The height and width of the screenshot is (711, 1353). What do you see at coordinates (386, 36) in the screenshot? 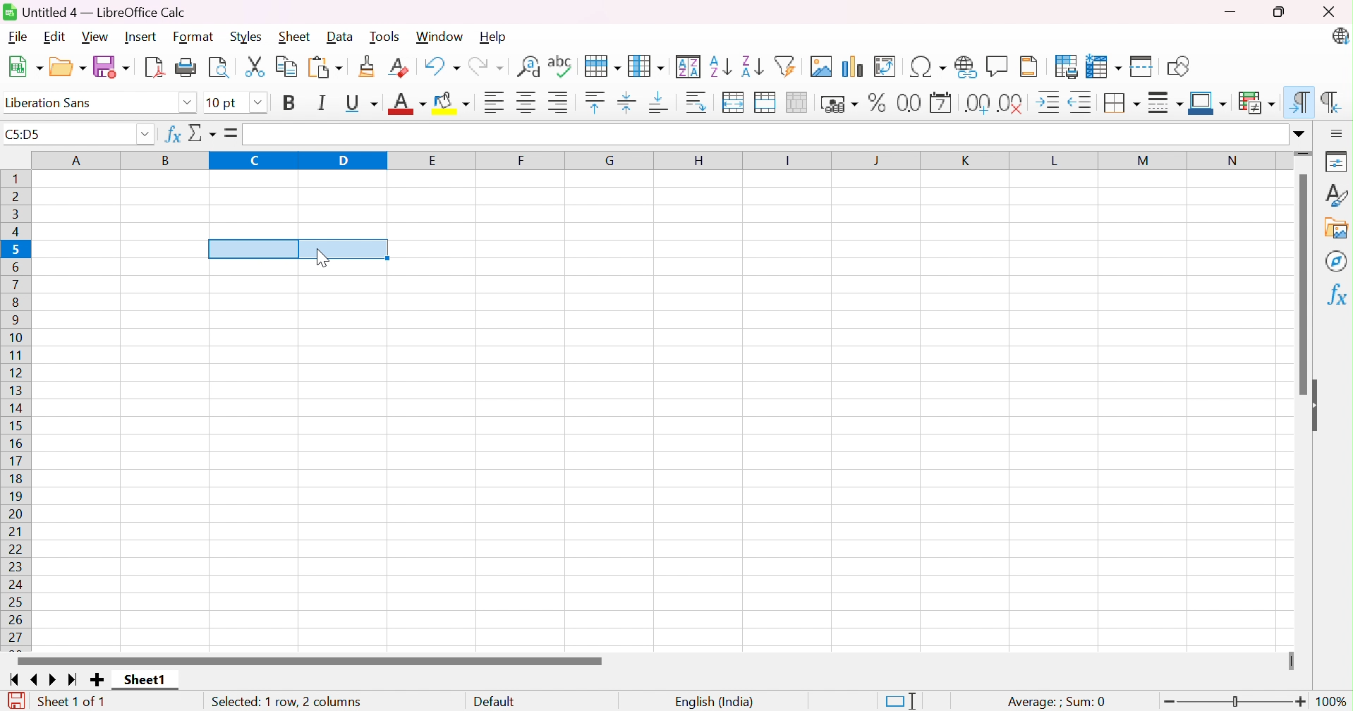
I see `Tools` at bounding box center [386, 36].